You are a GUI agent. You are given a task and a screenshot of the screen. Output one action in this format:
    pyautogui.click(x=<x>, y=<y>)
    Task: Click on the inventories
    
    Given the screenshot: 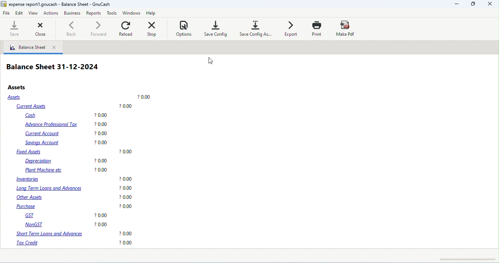 What is the action you would take?
    pyautogui.click(x=74, y=180)
    